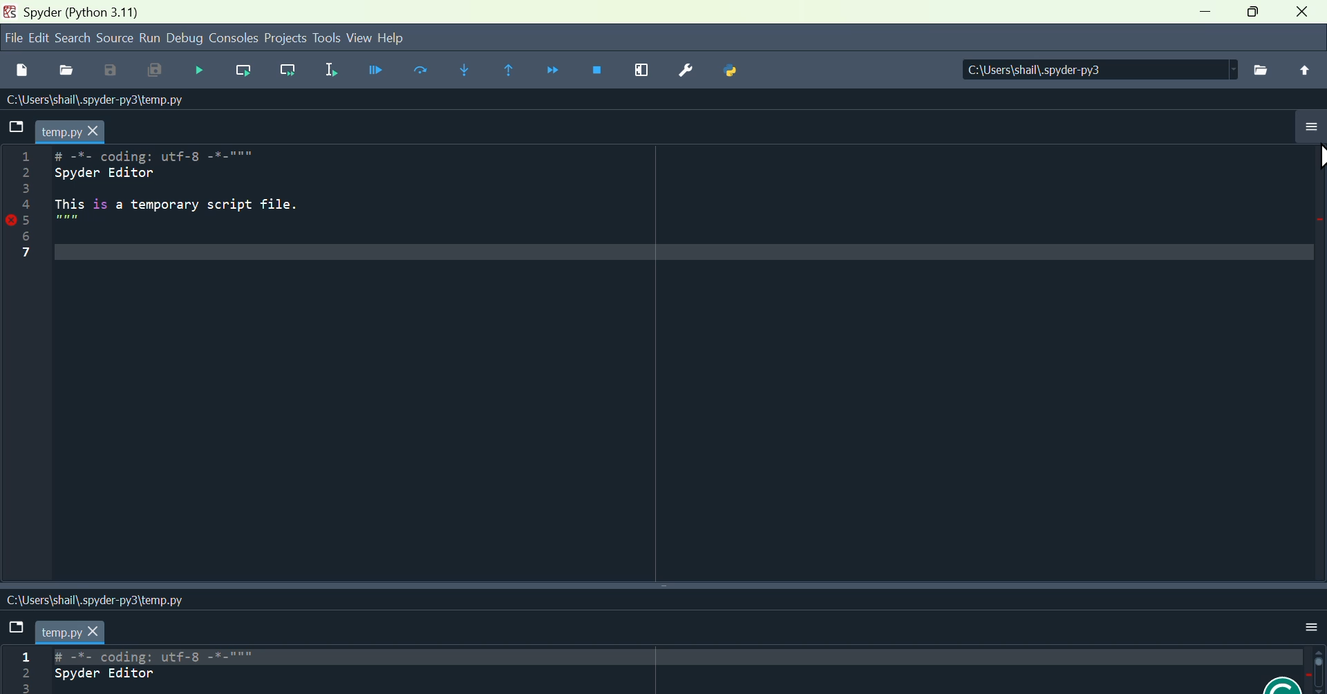  What do you see at coordinates (1207, 11) in the screenshot?
I see `minimise` at bounding box center [1207, 11].